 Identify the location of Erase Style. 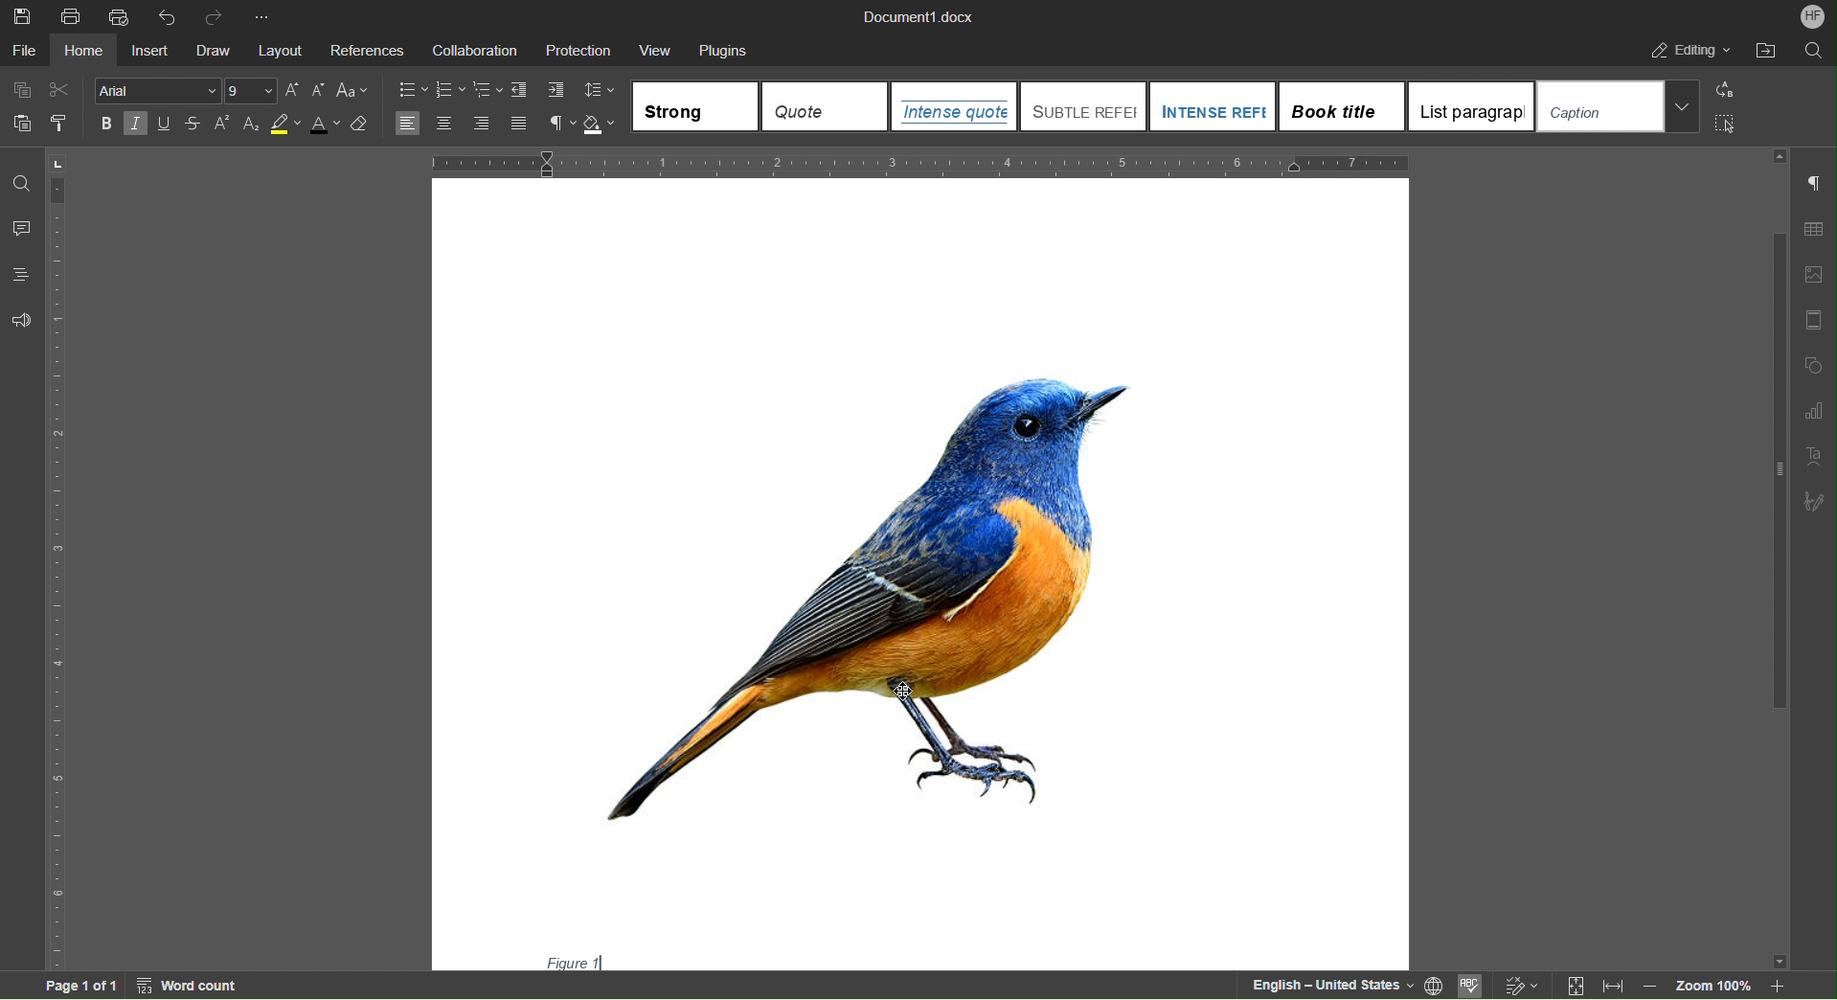
(365, 125).